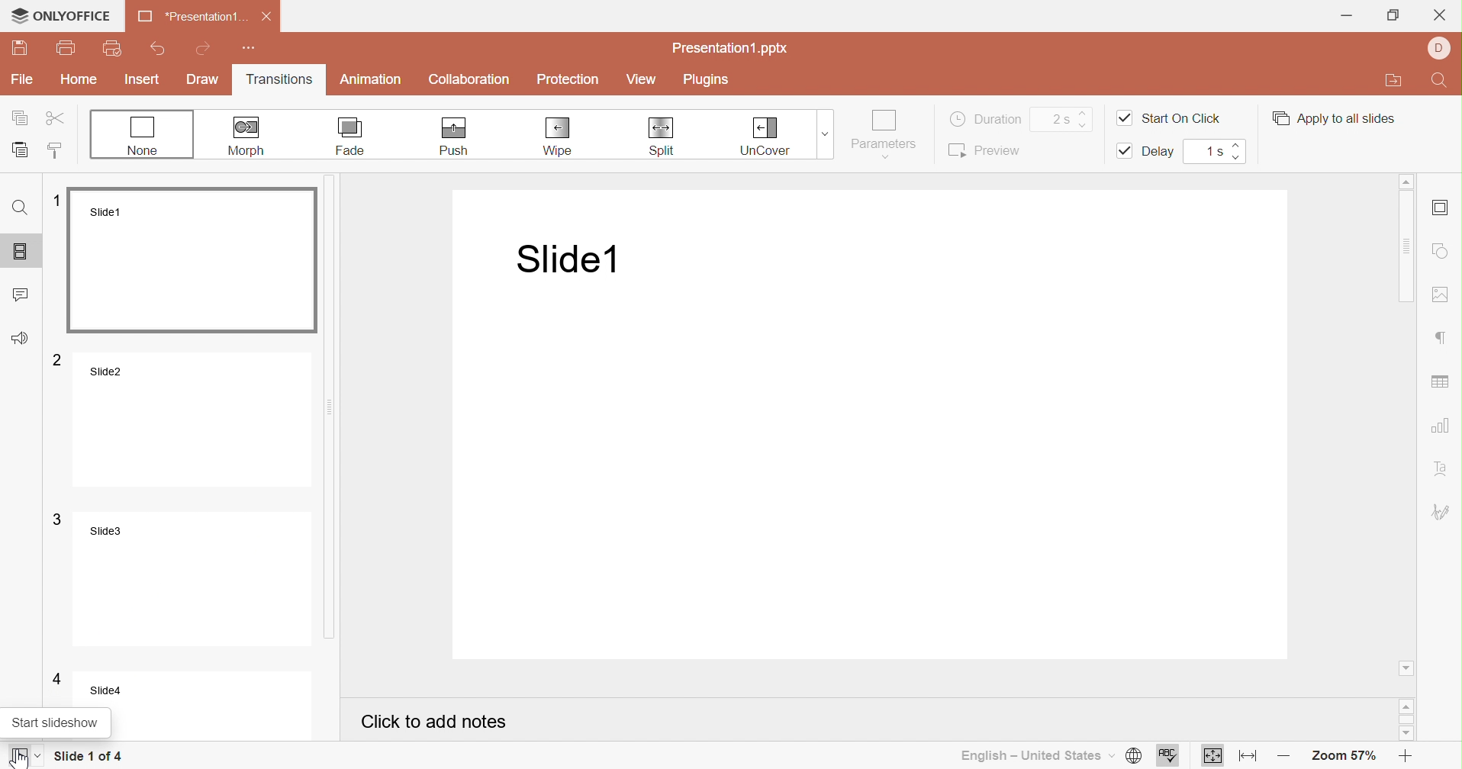 This screenshot has height=769, width=1462. What do you see at coordinates (1440, 208) in the screenshot?
I see `Slide settings` at bounding box center [1440, 208].